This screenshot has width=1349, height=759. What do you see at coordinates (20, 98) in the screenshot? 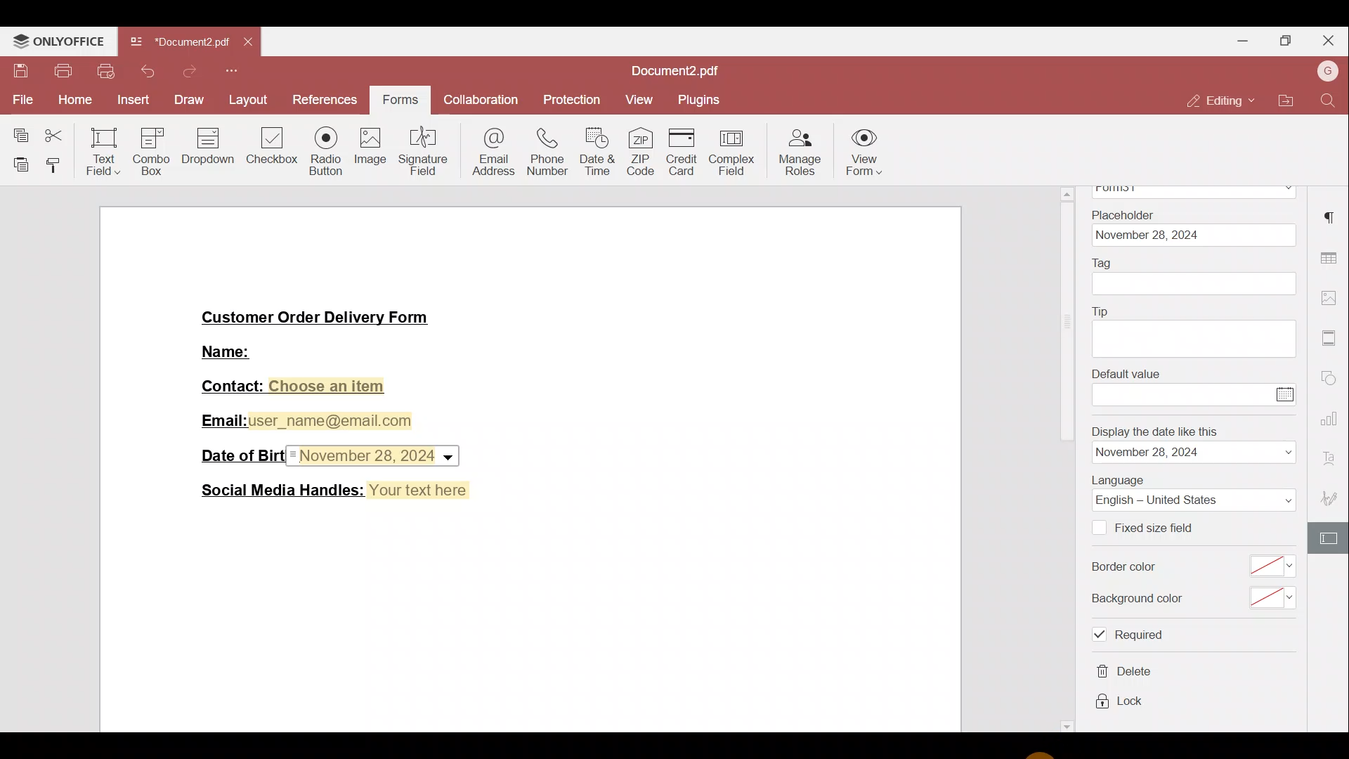
I see `File` at bounding box center [20, 98].